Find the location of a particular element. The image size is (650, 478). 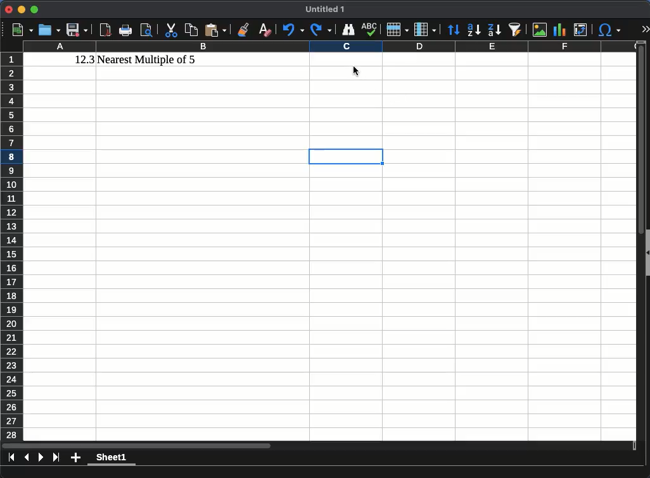

12.3 is located at coordinates (85, 59).